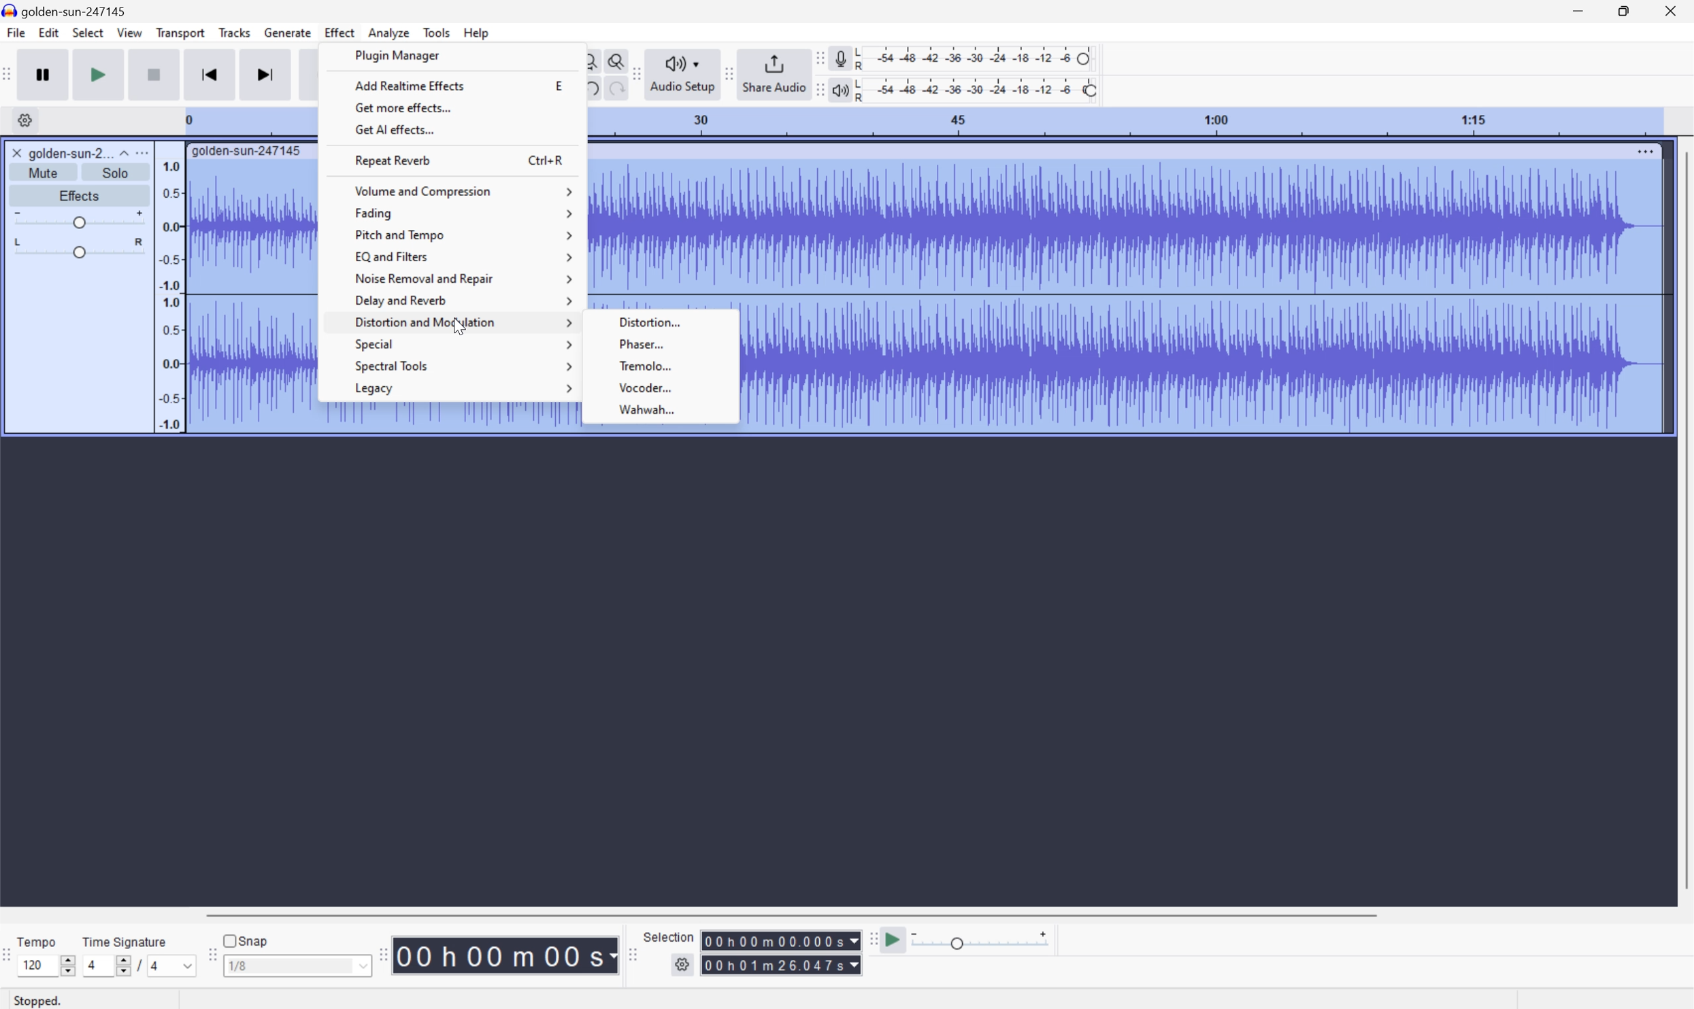  What do you see at coordinates (799, 912) in the screenshot?
I see `Scroll bar` at bounding box center [799, 912].